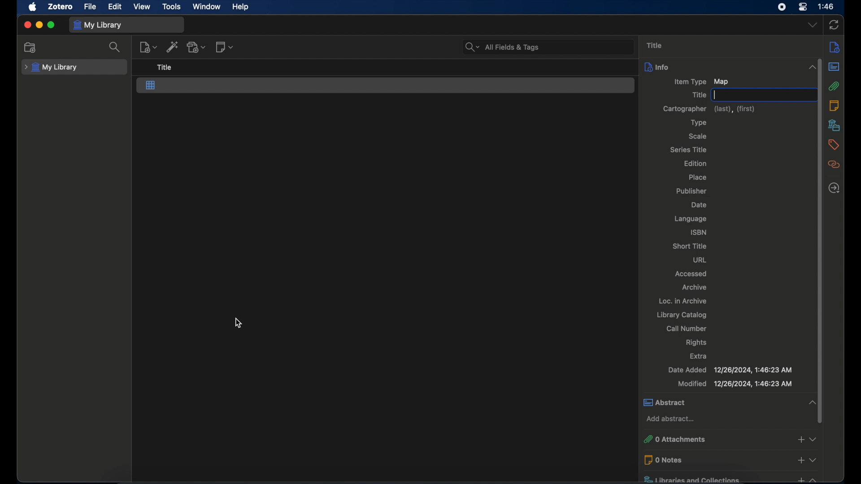 Image resolution: width=861 pixels, height=484 pixels. Describe the element at coordinates (835, 48) in the screenshot. I see `info` at that location.